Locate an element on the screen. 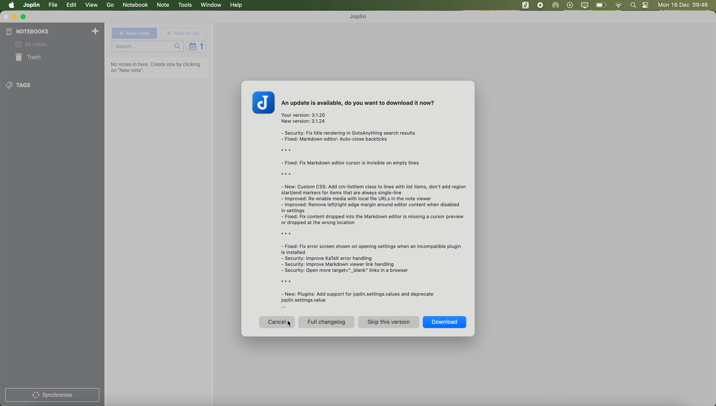  Joplin app is located at coordinates (542, 6).